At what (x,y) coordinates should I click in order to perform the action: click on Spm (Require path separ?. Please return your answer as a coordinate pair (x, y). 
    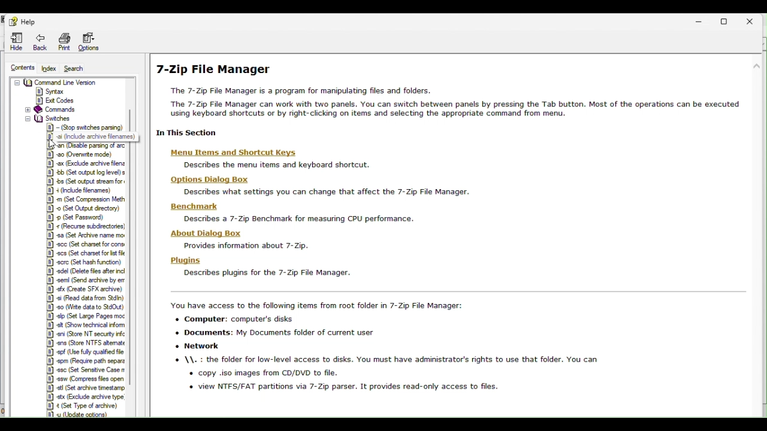
    Looking at the image, I should click on (86, 360).